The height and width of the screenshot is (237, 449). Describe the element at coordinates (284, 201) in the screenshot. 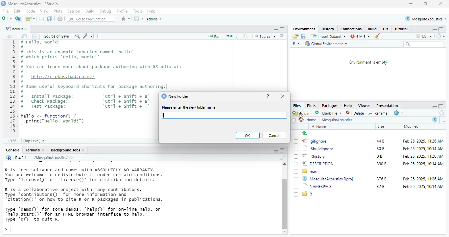

I see `vertical scroll bar` at that location.